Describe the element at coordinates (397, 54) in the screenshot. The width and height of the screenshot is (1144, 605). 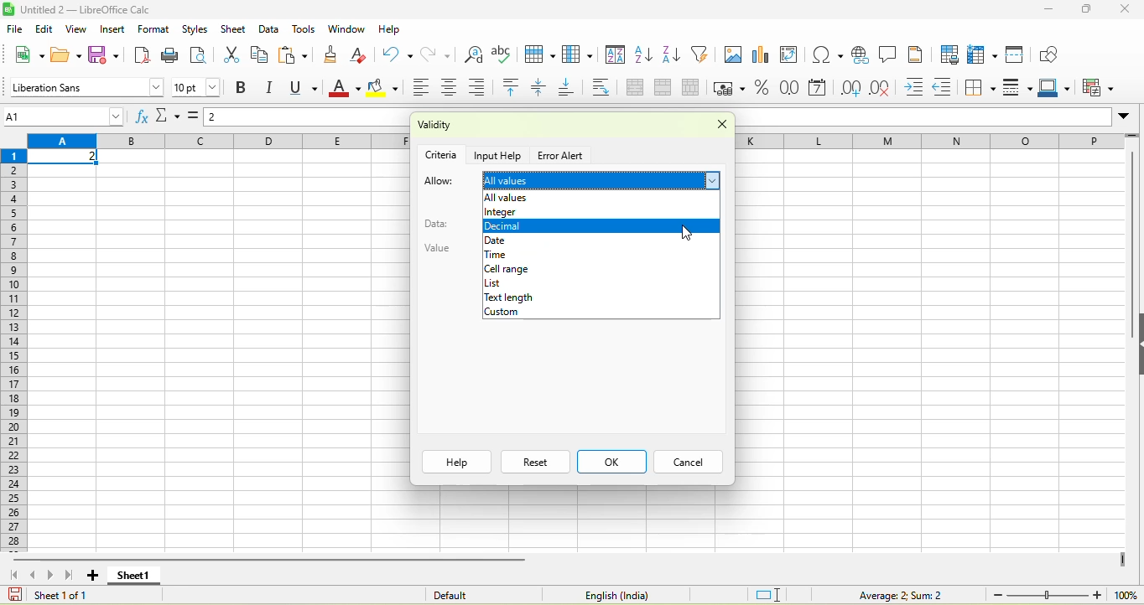
I see `undo` at that location.